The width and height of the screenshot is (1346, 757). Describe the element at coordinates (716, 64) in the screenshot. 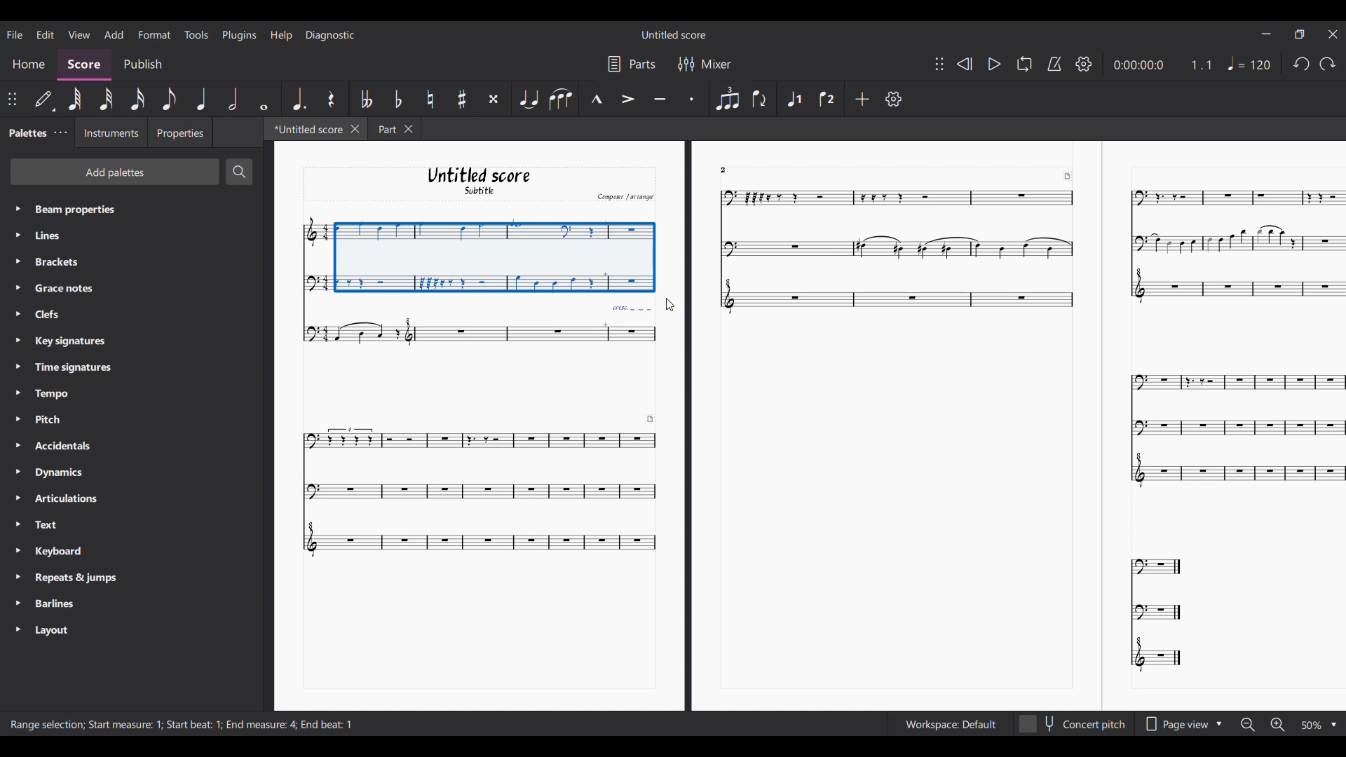

I see `Mixer settings` at that location.